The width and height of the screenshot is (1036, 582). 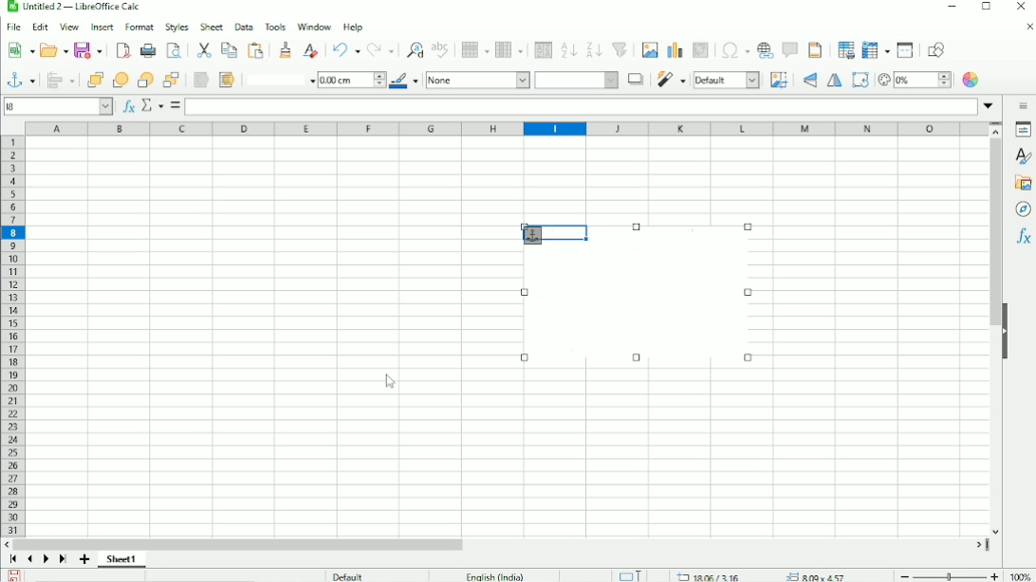 I want to click on Define print area, so click(x=846, y=48).